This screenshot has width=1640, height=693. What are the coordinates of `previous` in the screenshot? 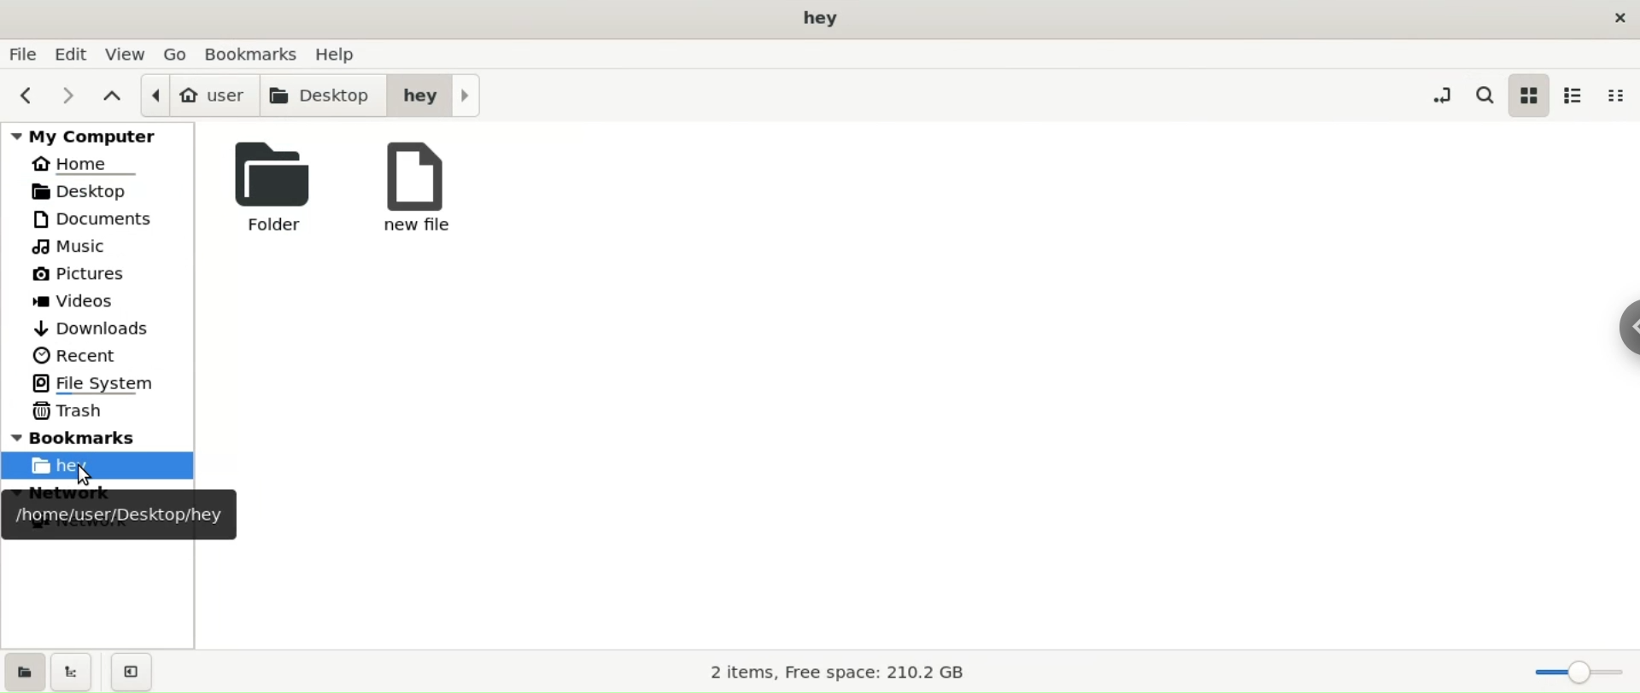 It's located at (26, 94).